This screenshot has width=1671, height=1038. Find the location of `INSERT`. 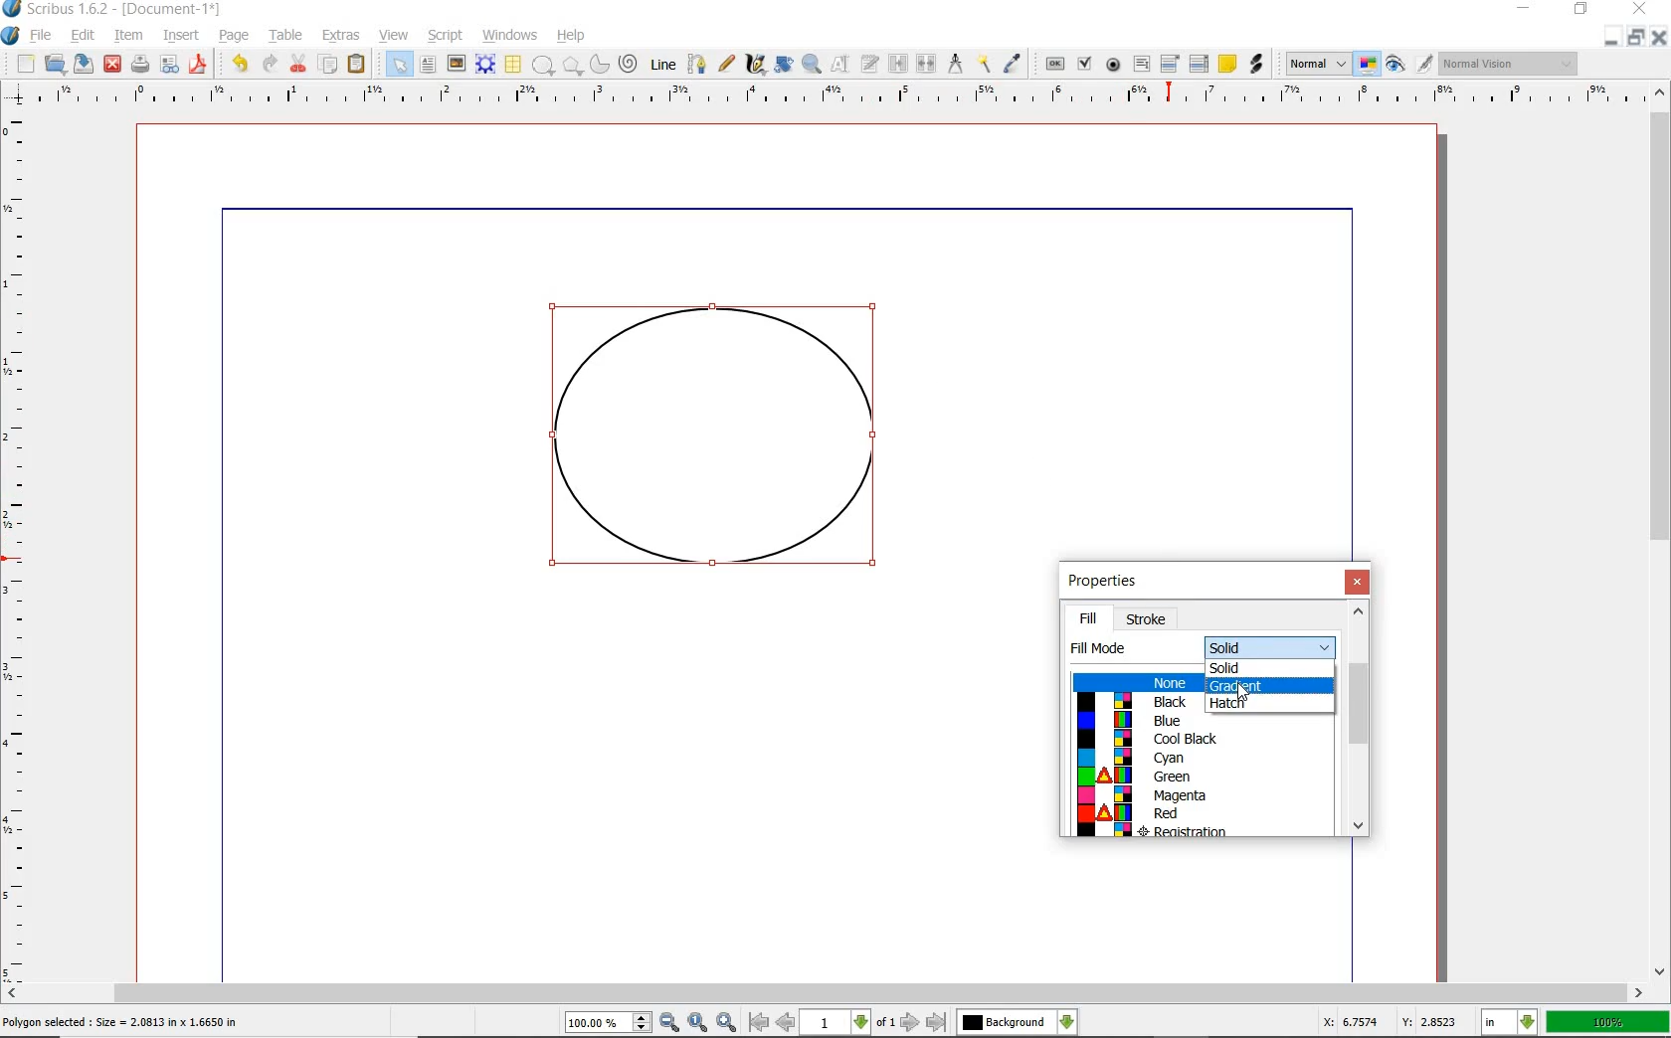

INSERT is located at coordinates (181, 36).